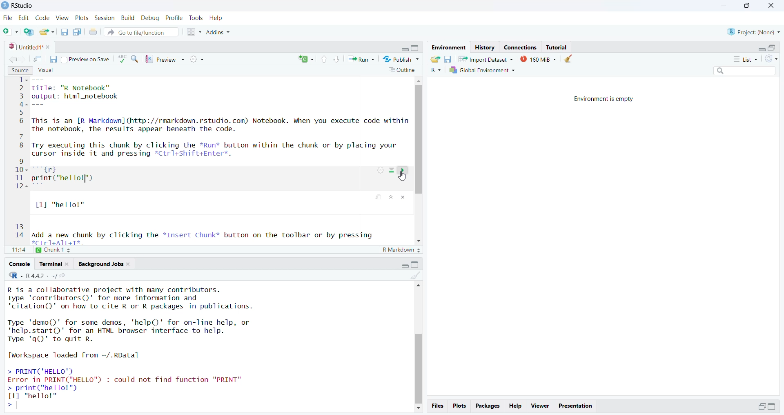 The width and height of the screenshot is (784, 415). What do you see at coordinates (24, 58) in the screenshot?
I see `go forward` at bounding box center [24, 58].